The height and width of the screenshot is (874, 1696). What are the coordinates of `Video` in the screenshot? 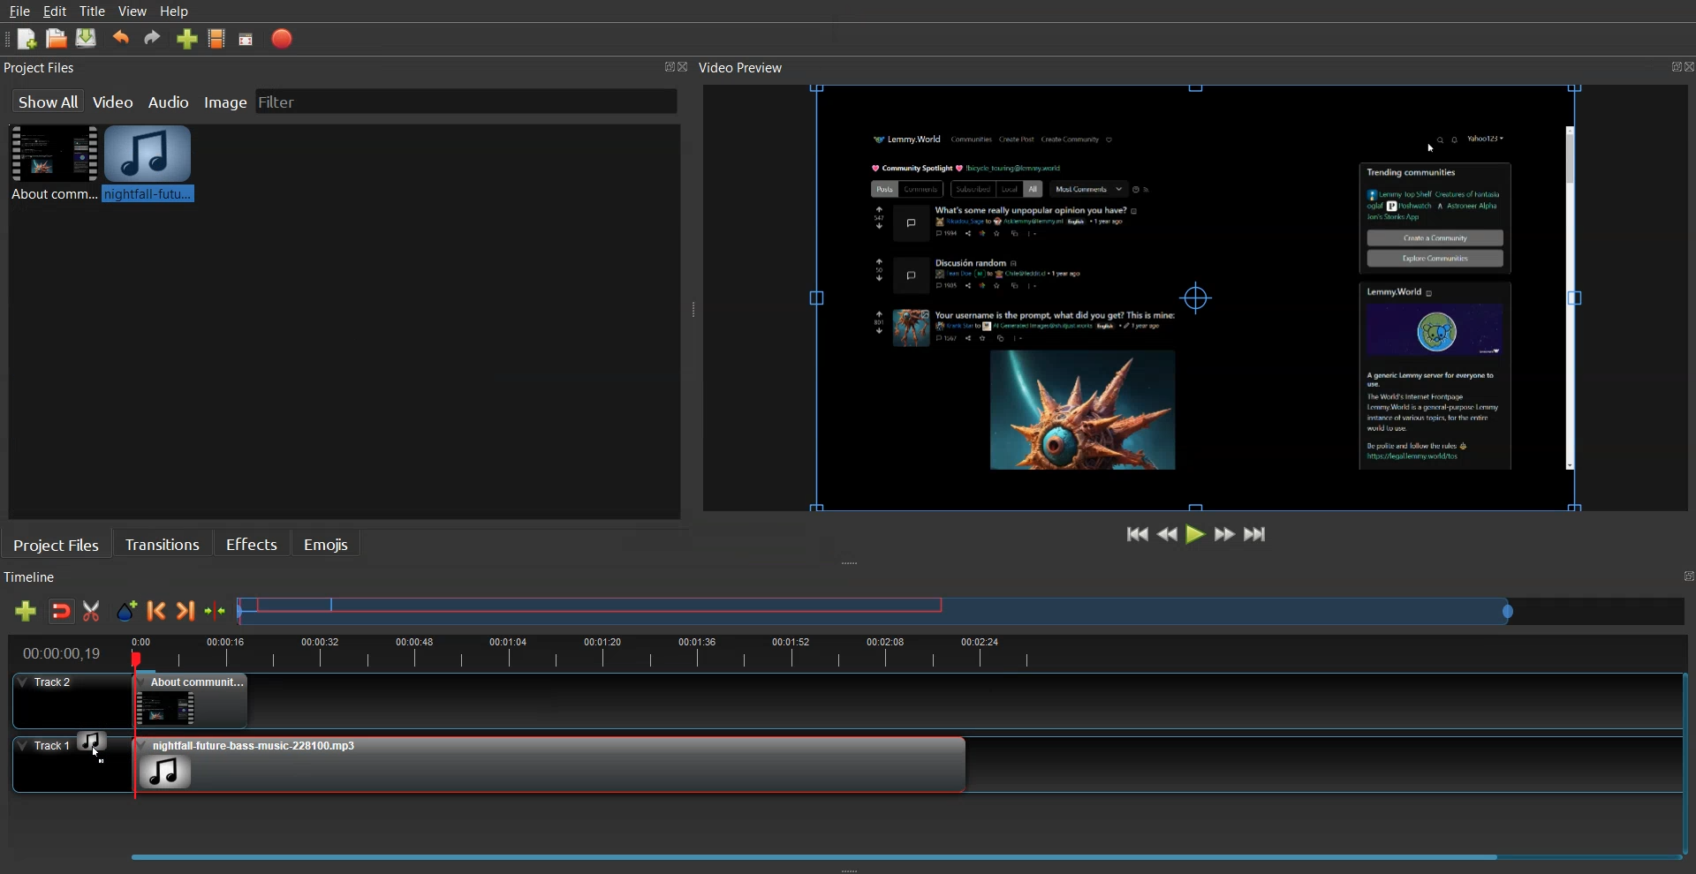 It's located at (115, 100).